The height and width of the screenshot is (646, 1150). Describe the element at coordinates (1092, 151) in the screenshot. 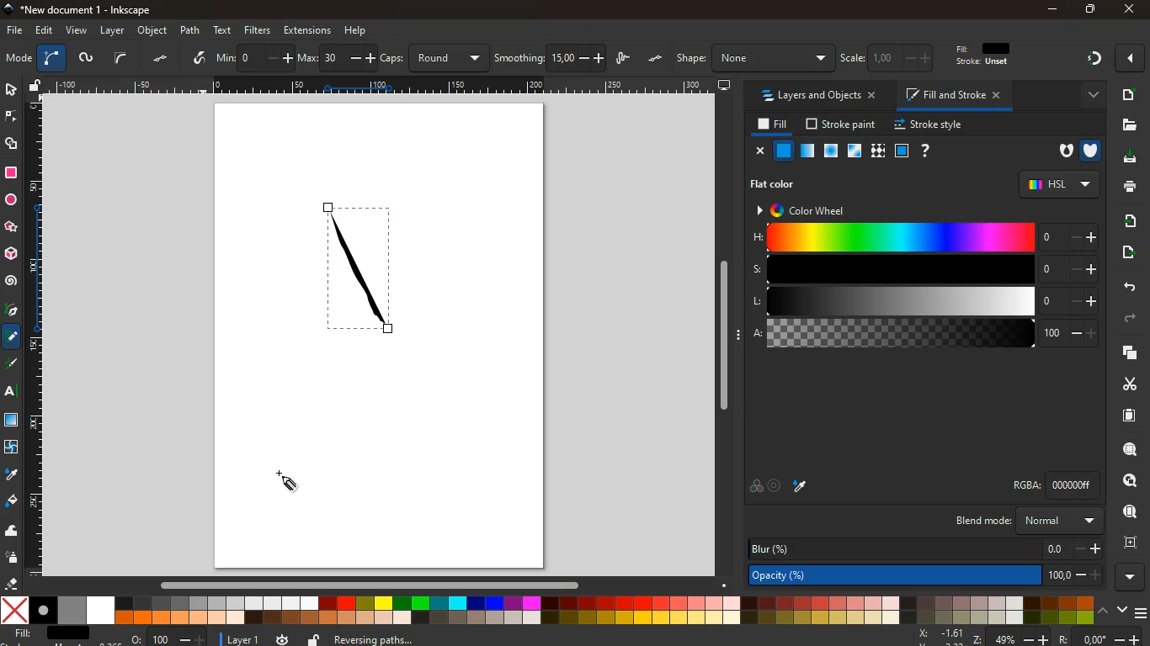

I see `shield` at that location.